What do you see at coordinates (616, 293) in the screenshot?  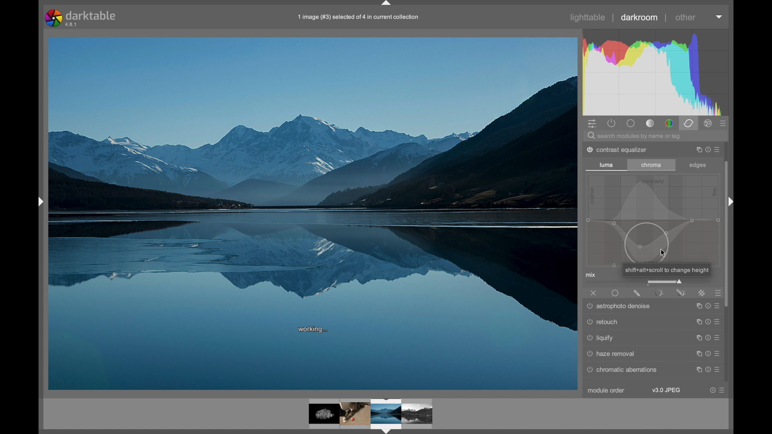 I see `uniformly` at bounding box center [616, 293].